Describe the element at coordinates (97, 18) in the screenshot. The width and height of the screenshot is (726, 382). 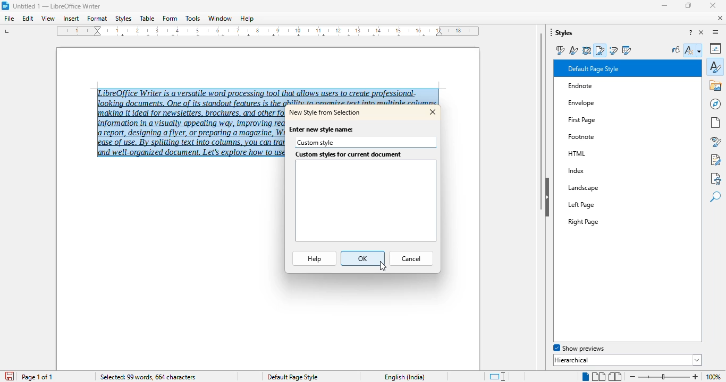
I see `format` at that location.